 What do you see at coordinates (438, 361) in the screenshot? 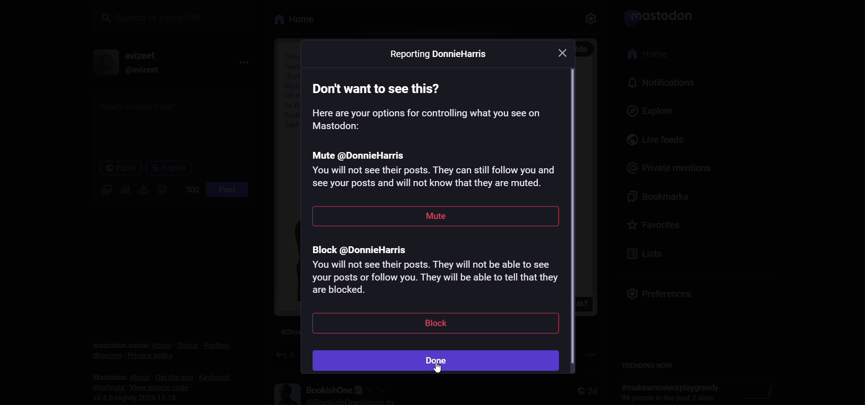
I see `done` at bounding box center [438, 361].